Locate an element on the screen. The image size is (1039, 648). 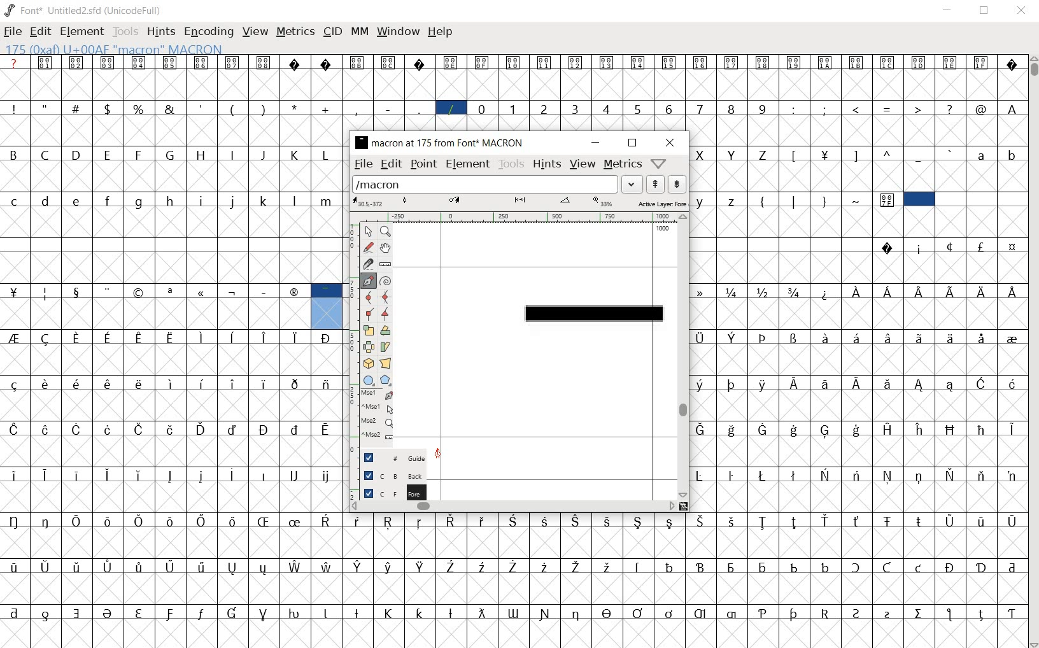
metrics is located at coordinates (622, 164).